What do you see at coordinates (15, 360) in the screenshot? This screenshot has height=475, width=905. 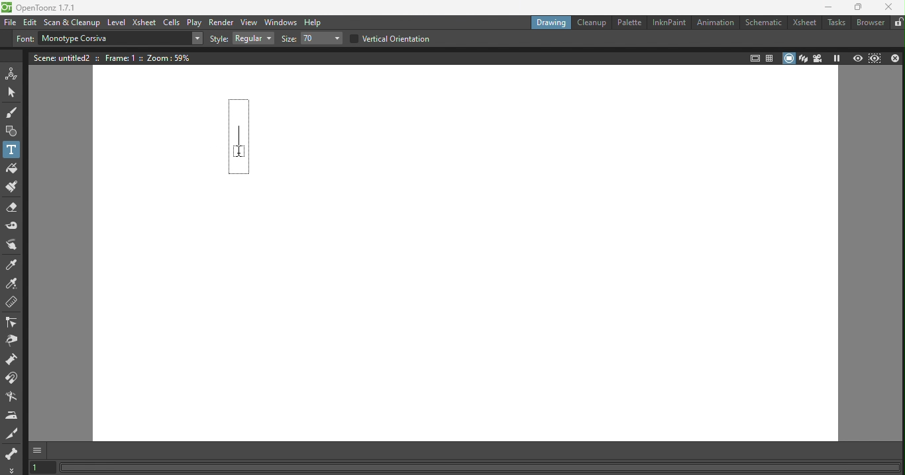 I see `Pump tool` at bounding box center [15, 360].